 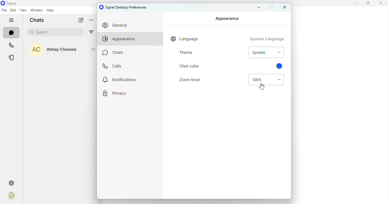 I want to click on settings, so click(x=11, y=183).